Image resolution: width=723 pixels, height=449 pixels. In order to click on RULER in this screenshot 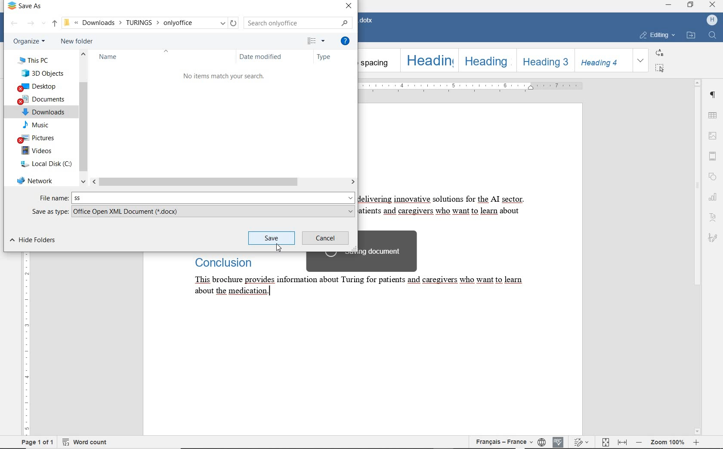, I will do `click(25, 346)`.